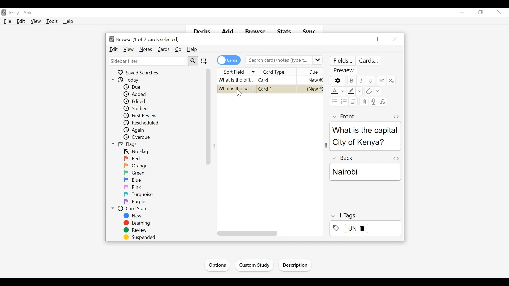 The width and height of the screenshot is (509, 286). What do you see at coordinates (68, 21) in the screenshot?
I see `Help` at bounding box center [68, 21].